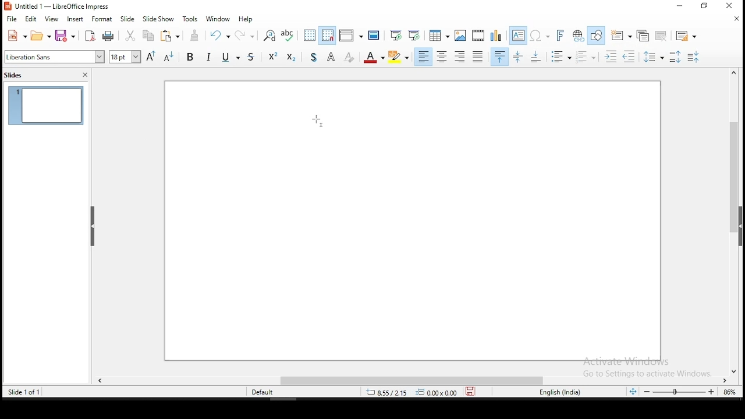 Image resolution: width=745 pixels, height=419 pixels. What do you see at coordinates (630, 57) in the screenshot?
I see `decrease indent` at bounding box center [630, 57].